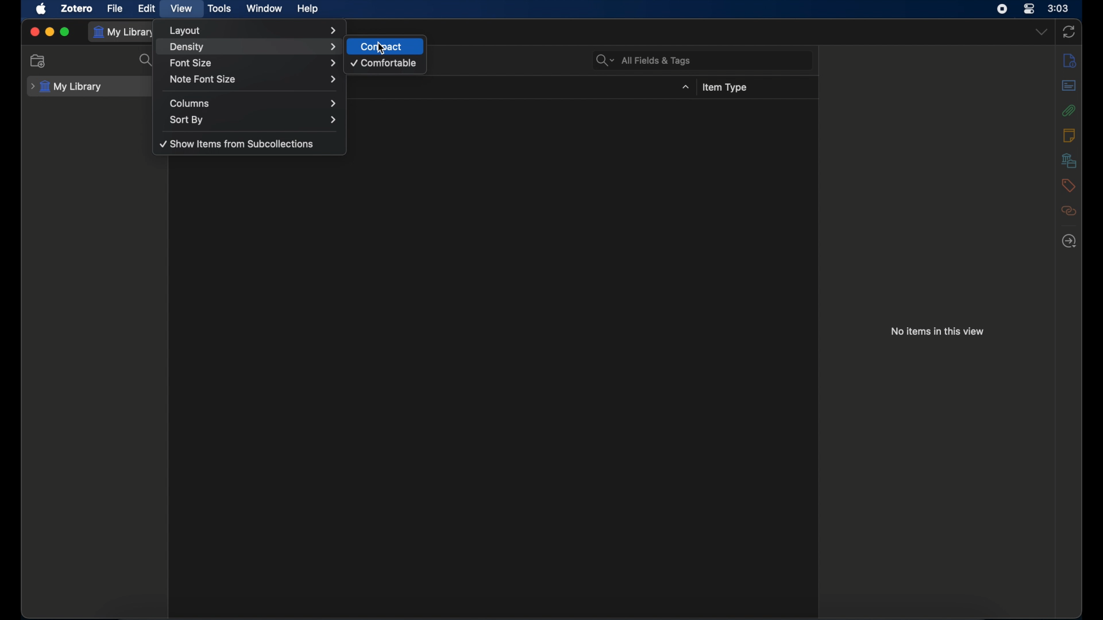 The height and width of the screenshot is (620, 1103). I want to click on info, so click(1070, 61).